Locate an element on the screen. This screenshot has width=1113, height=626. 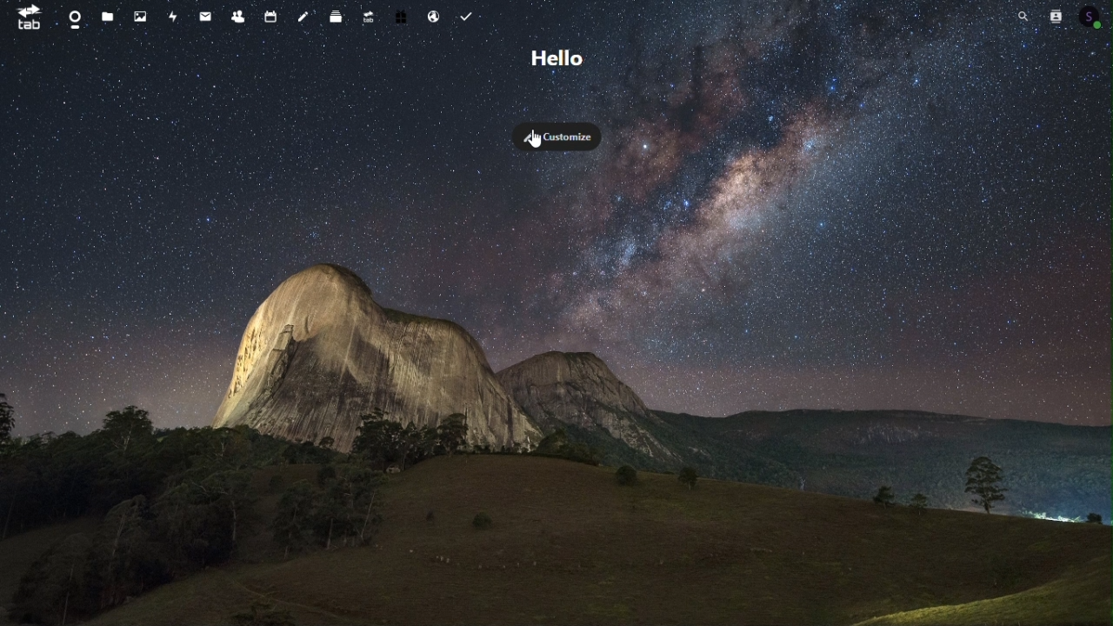
cursor is located at coordinates (536, 144).